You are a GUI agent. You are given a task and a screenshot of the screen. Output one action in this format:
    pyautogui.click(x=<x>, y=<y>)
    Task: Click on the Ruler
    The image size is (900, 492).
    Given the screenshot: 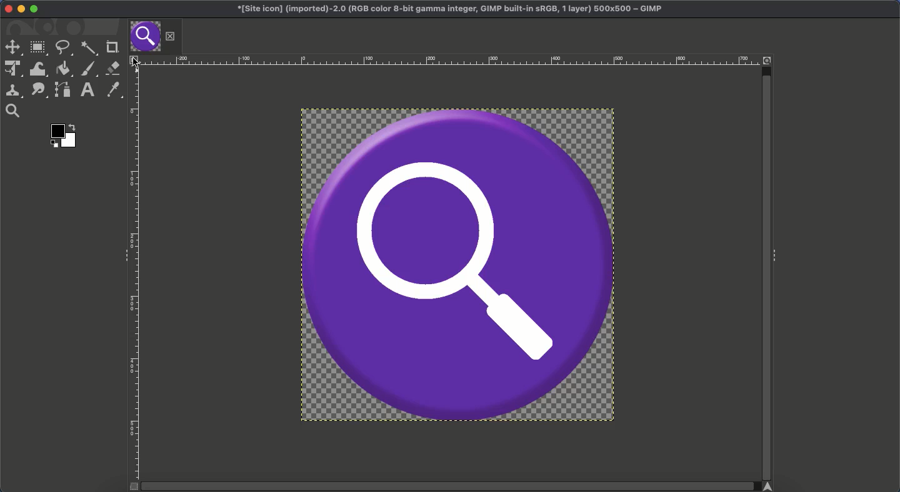 What is the action you would take?
    pyautogui.click(x=452, y=60)
    